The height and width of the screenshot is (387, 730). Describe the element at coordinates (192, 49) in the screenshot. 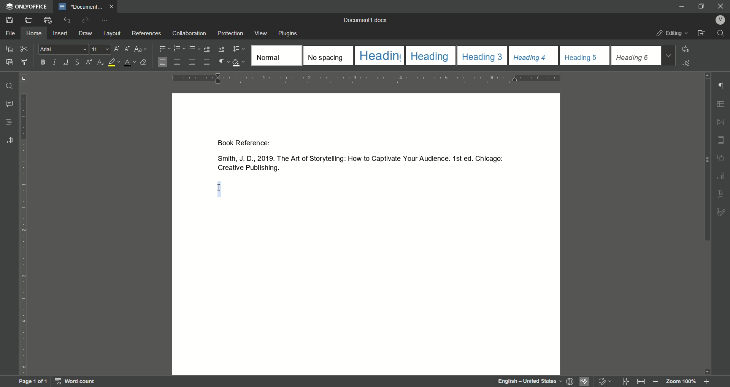

I see `multilevel list` at that location.